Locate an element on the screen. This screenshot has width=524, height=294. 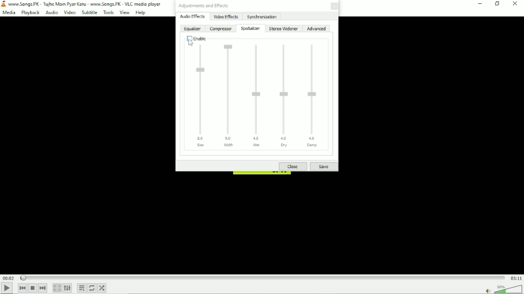
Spatializer is located at coordinates (250, 28).